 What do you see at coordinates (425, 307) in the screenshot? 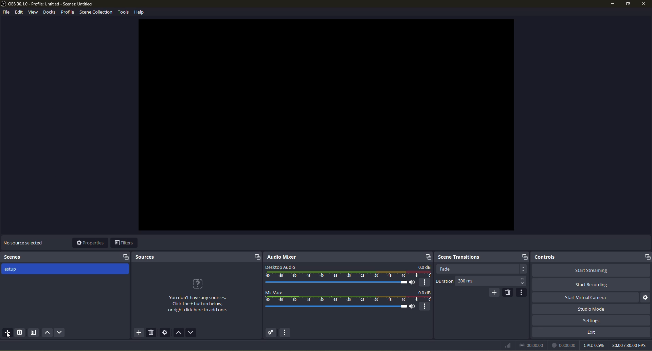
I see `more options` at bounding box center [425, 307].